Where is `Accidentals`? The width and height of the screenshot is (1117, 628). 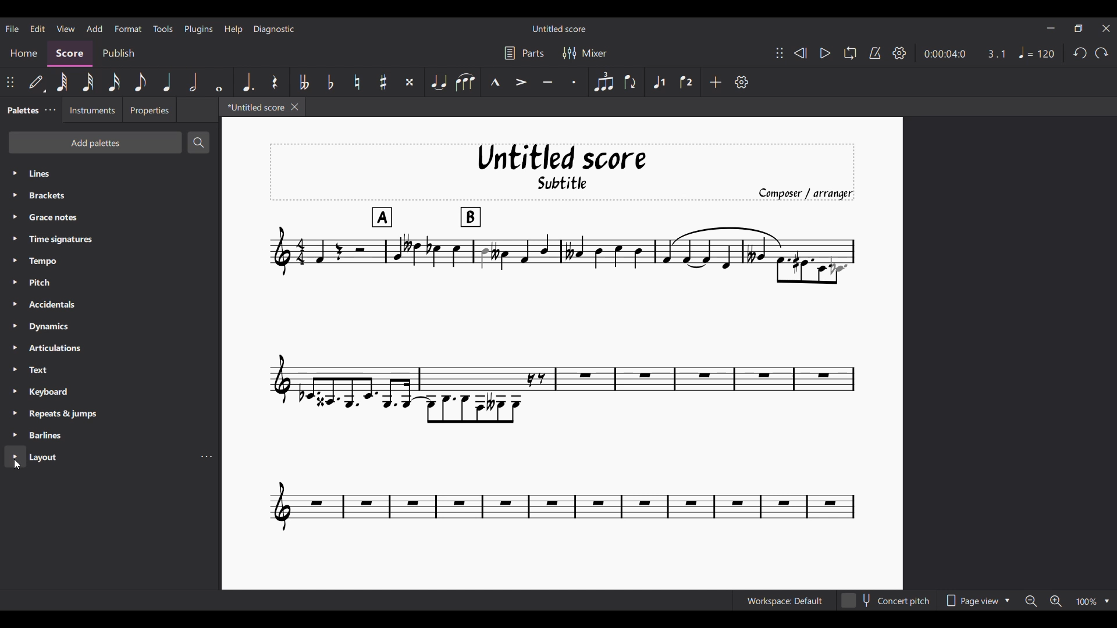 Accidentals is located at coordinates (110, 304).